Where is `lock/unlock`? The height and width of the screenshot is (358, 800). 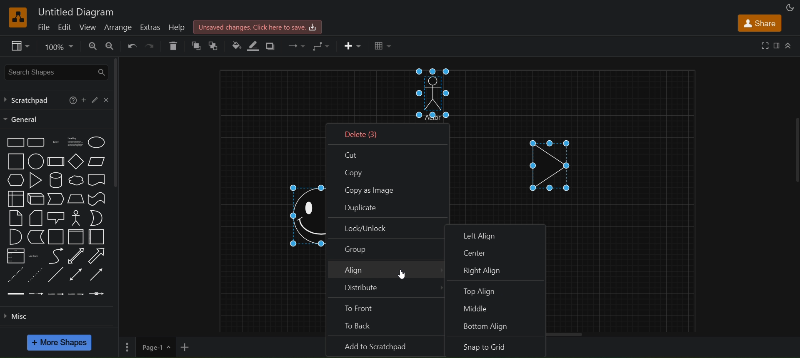 lock/unlock is located at coordinates (386, 228).